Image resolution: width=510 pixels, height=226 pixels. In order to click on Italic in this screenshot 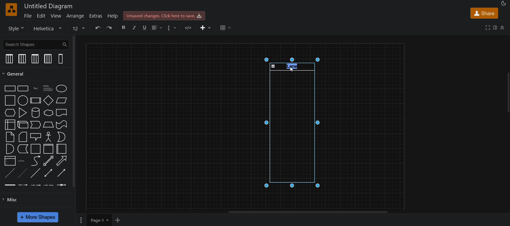, I will do `click(137, 28)`.